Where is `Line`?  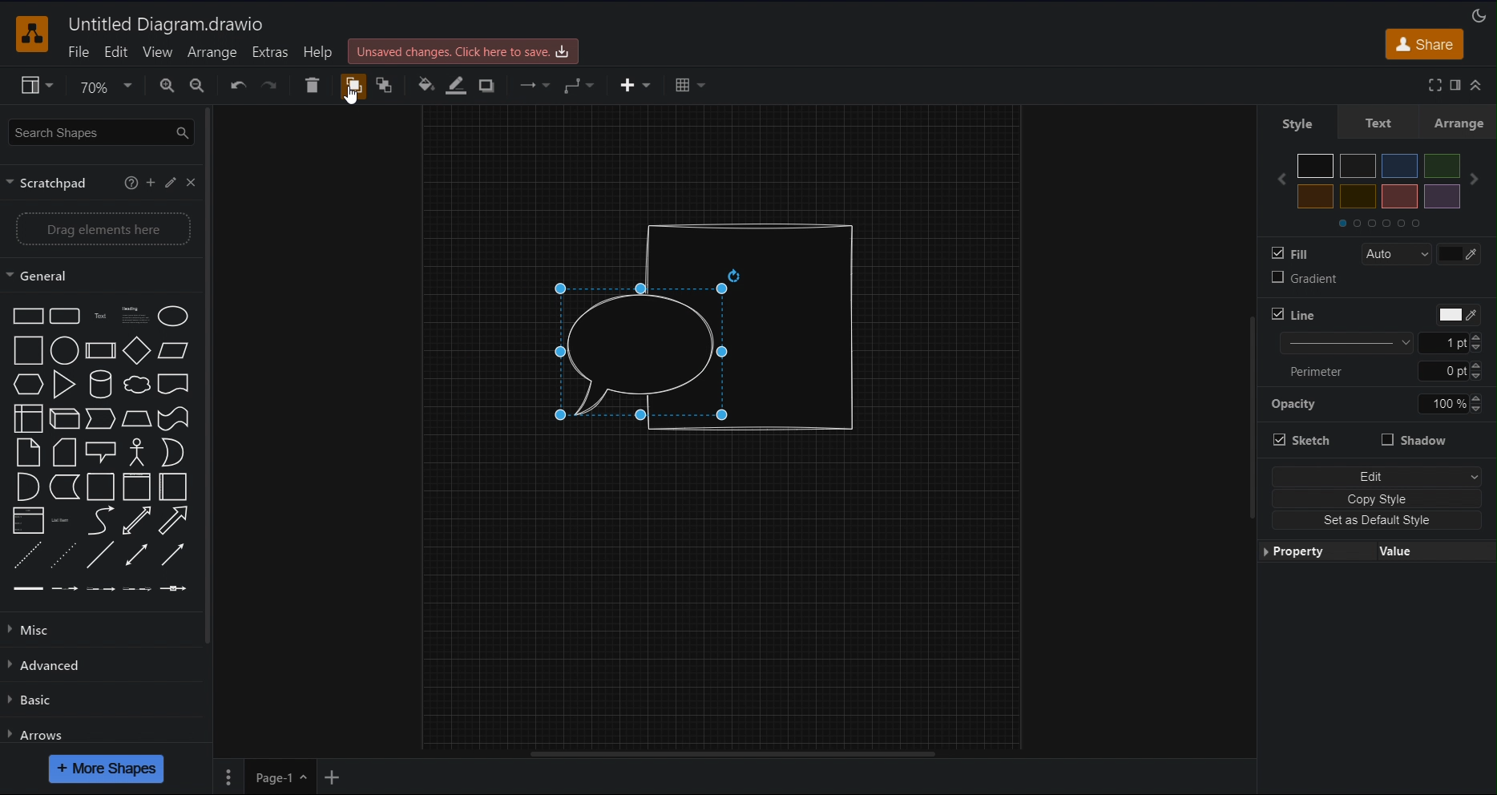 Line is located at coordinates (100, 555).